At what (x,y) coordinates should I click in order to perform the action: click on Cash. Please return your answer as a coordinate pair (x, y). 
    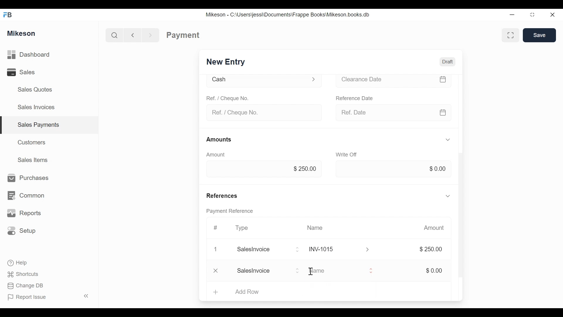
    Looking at the image, I should click on (261, 81).